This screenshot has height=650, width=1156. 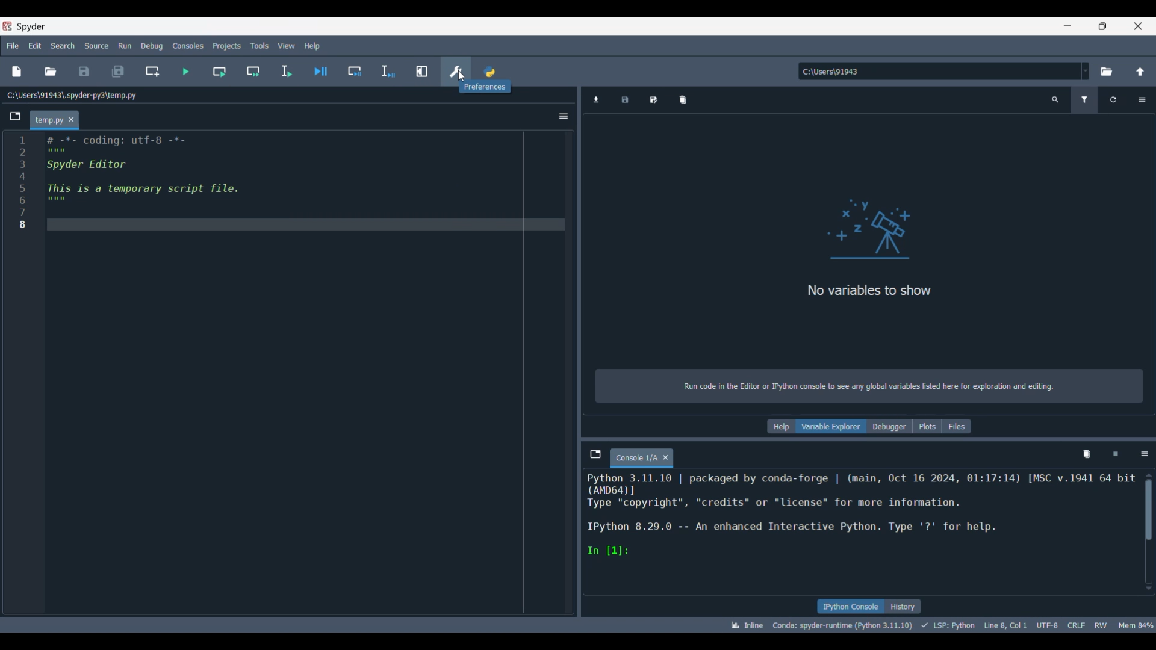 I want to click on Open file, so click(x=50, y=72).